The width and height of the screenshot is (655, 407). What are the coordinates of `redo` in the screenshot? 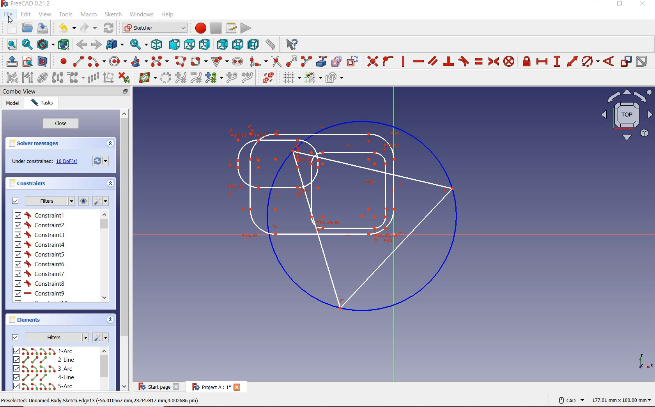 It's located at (89, 28).